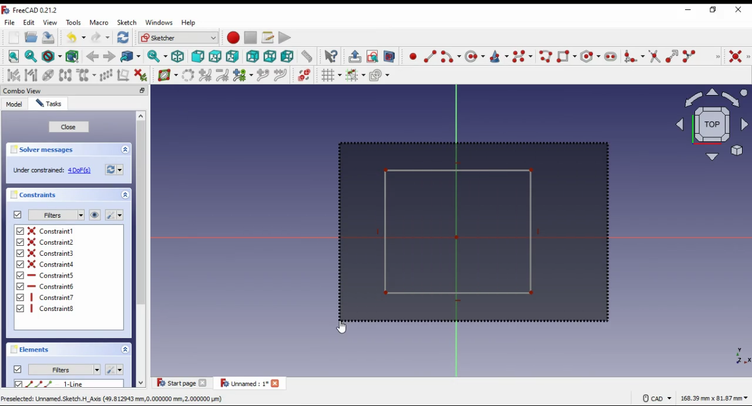  What do you see at coordinates (18, 384) in the screenshot?
I see `checkbox` at bounding box center [18, 384].